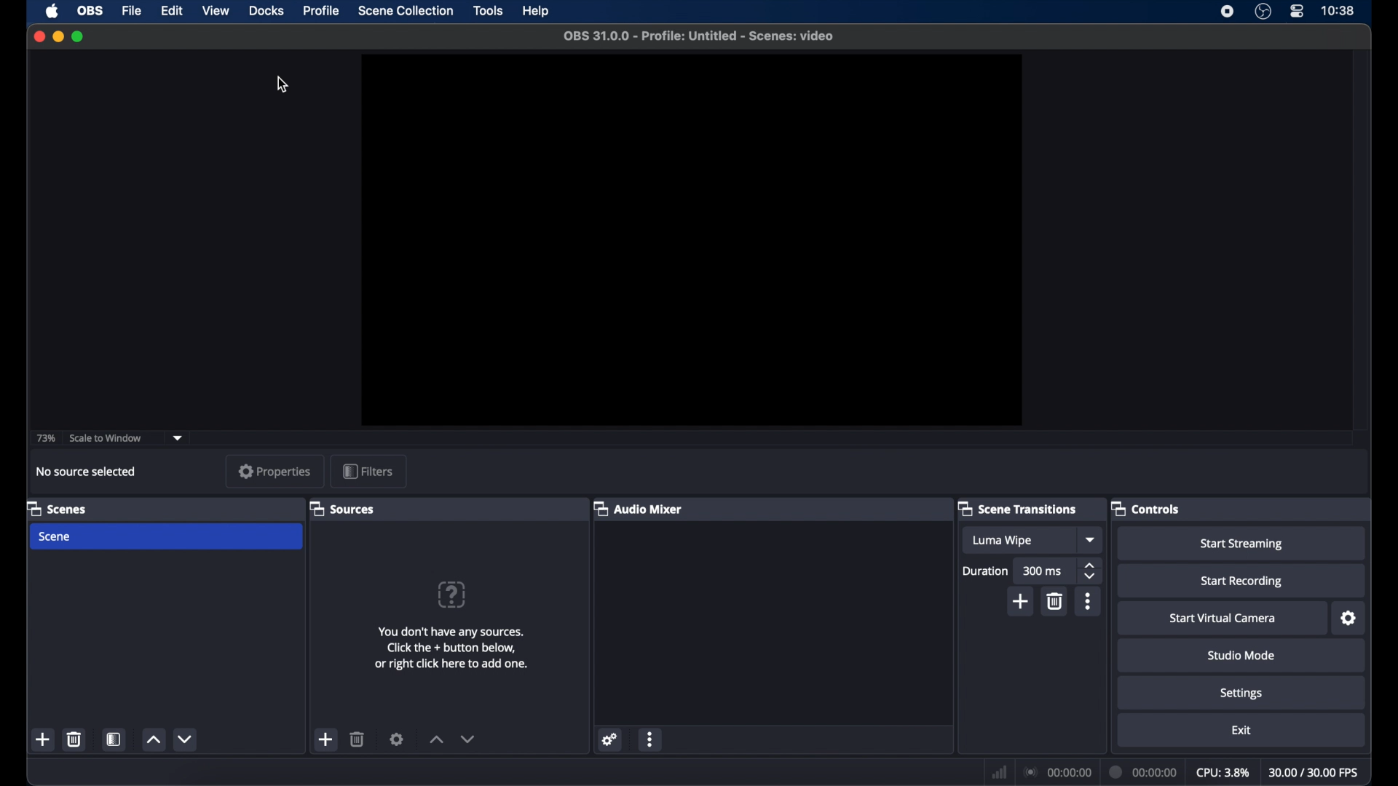 The image size is (1398, 786). Describe the element at coordinates (170, 11) in the screenshot. I see `edit` at that location.